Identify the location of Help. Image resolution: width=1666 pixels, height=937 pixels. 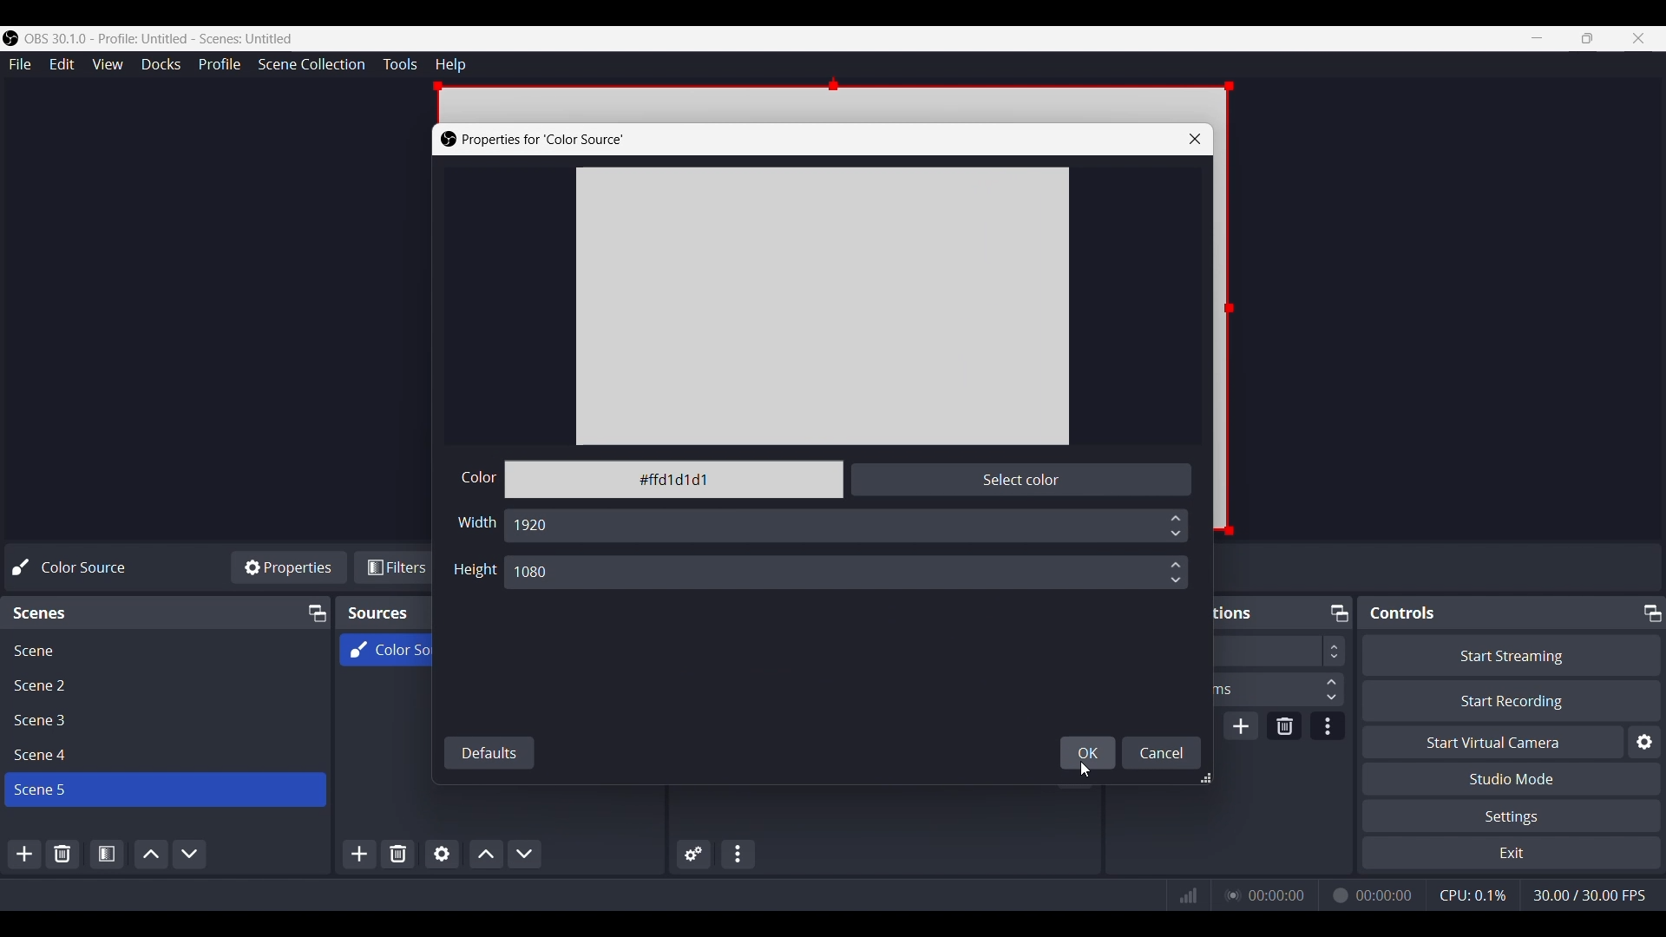
(449, 63).